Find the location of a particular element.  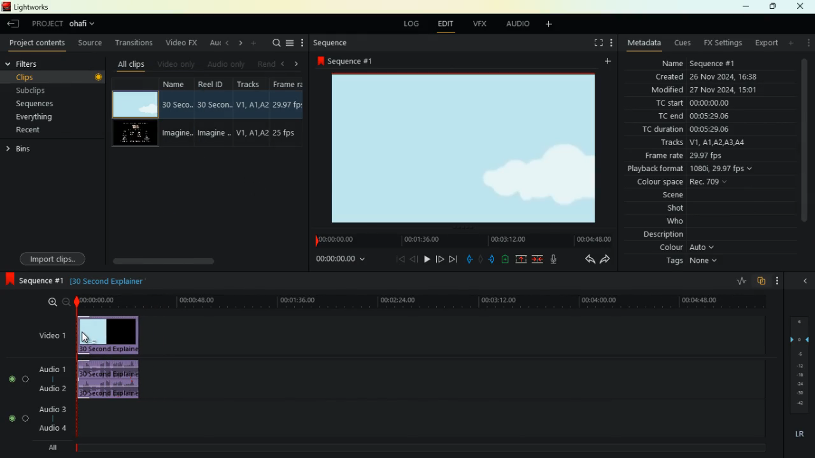

sequence is located at coordinates (349, 62).